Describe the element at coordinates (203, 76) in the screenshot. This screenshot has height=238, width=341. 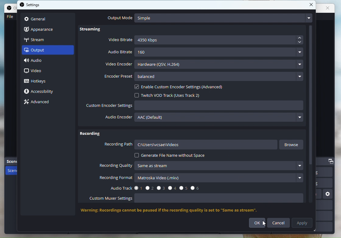
I see `Encoder preset` at that location.